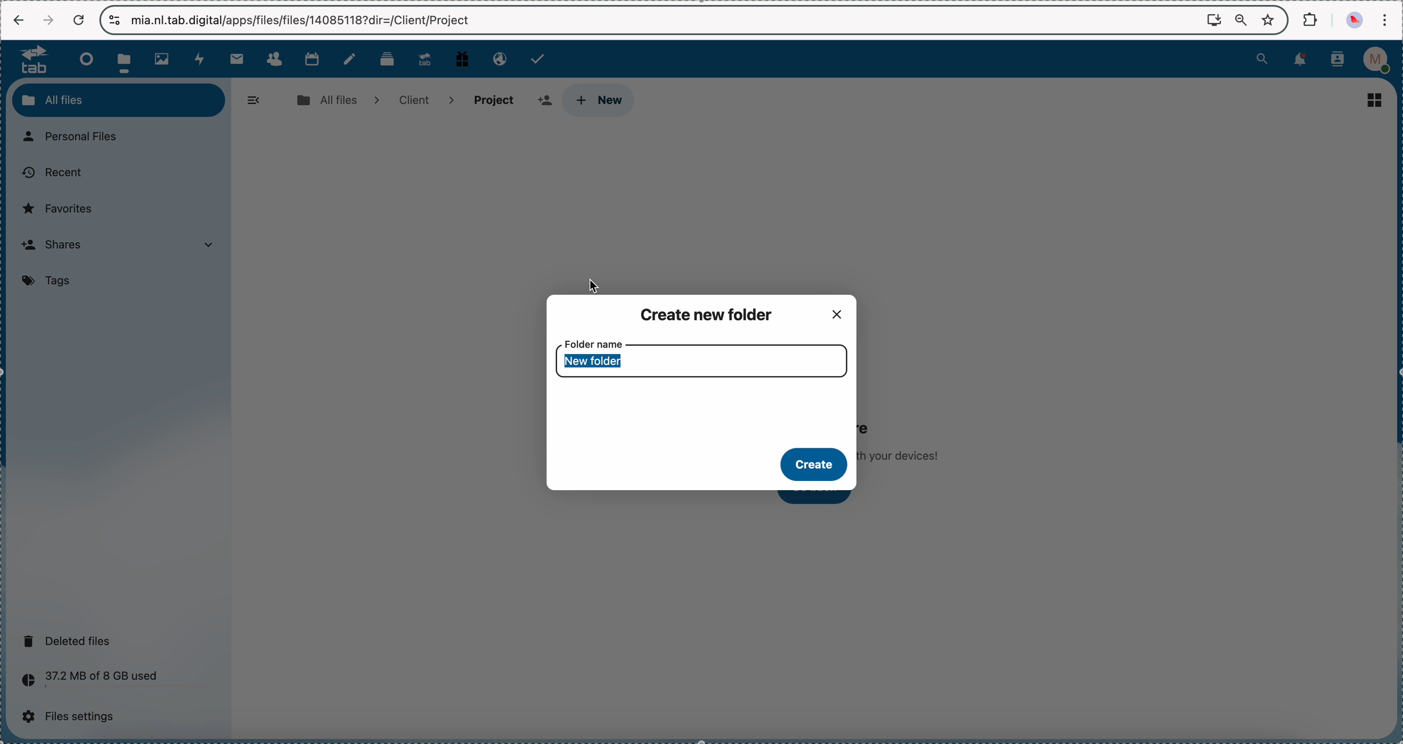 This screenshot has height=744, width=1403. Describe the element at coordinates (274, 59) in the screenshot. I see `contacts` at that location.